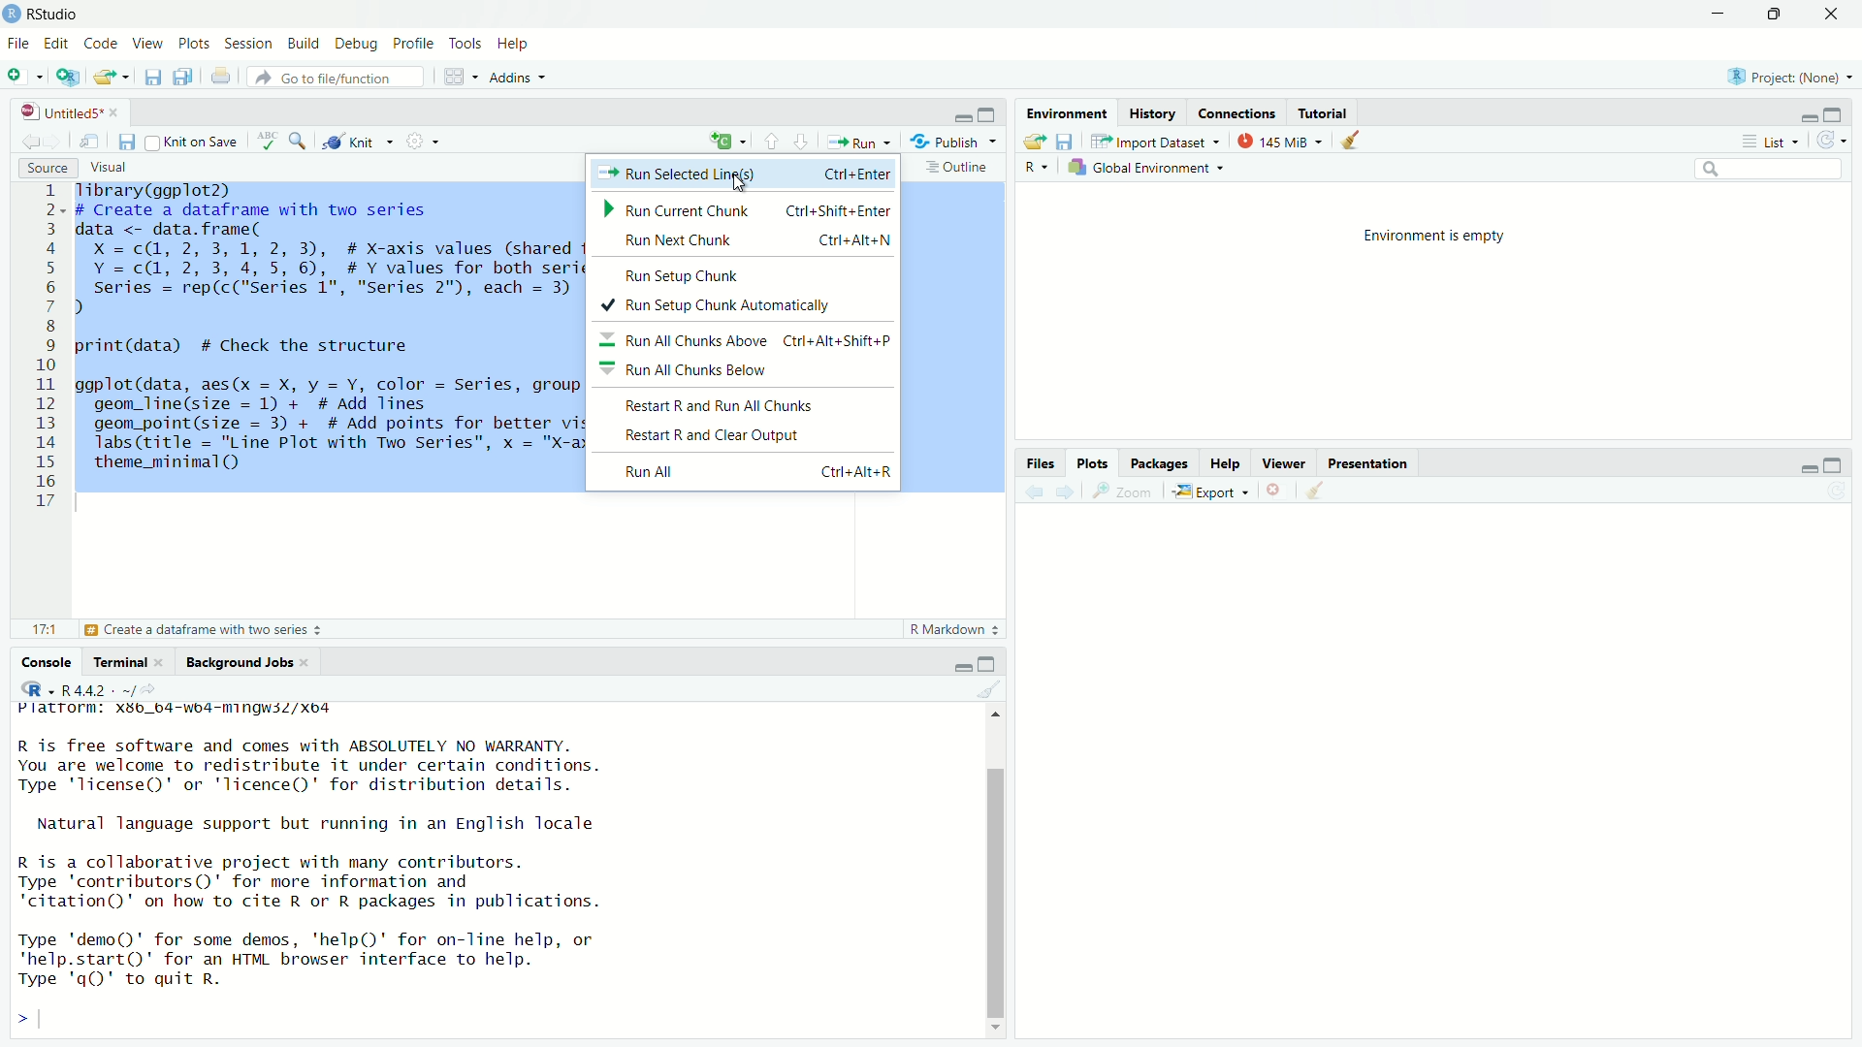  I want to click on input cursor, so click(45, 1017).